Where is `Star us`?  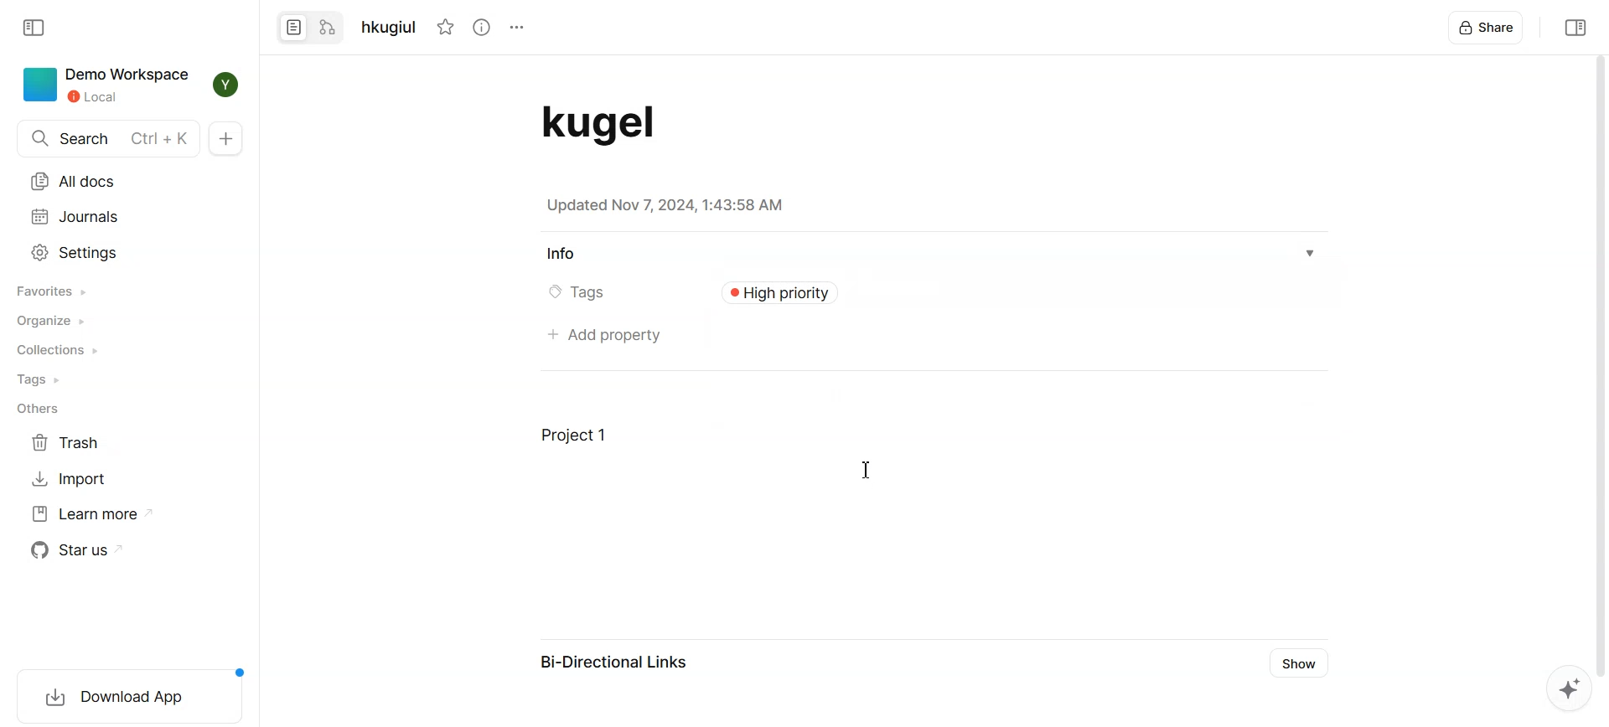 Star us is located at coordinates (85, 549).